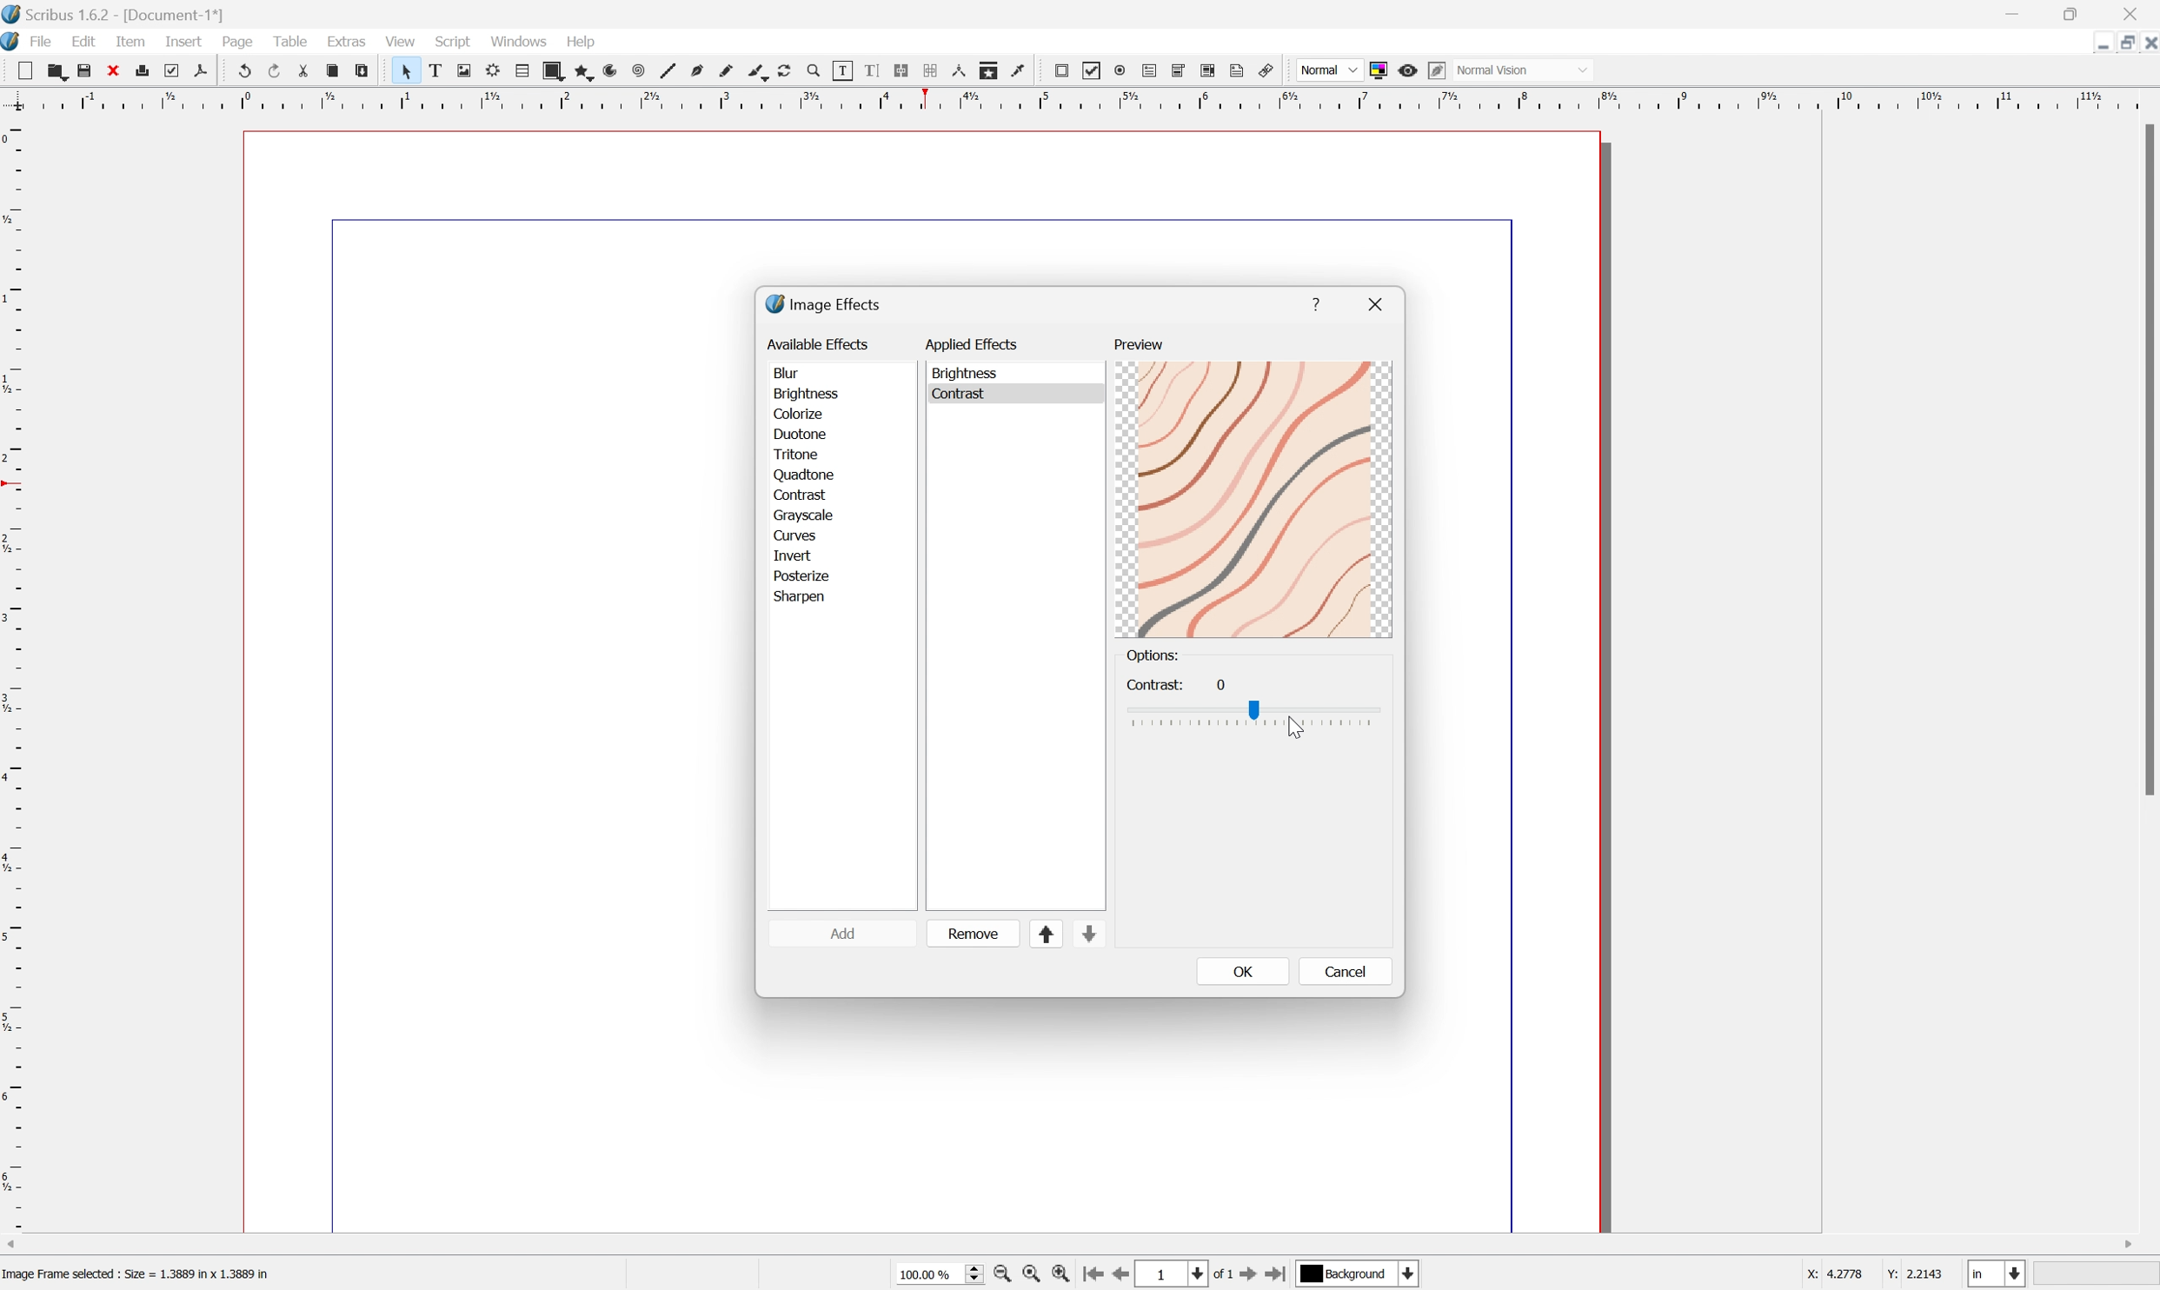 This screenshot has width=2160, height=1290. Describe the element at coordinates (1093, 72) in the screenshot. I see `PDF checkbox` at that location.